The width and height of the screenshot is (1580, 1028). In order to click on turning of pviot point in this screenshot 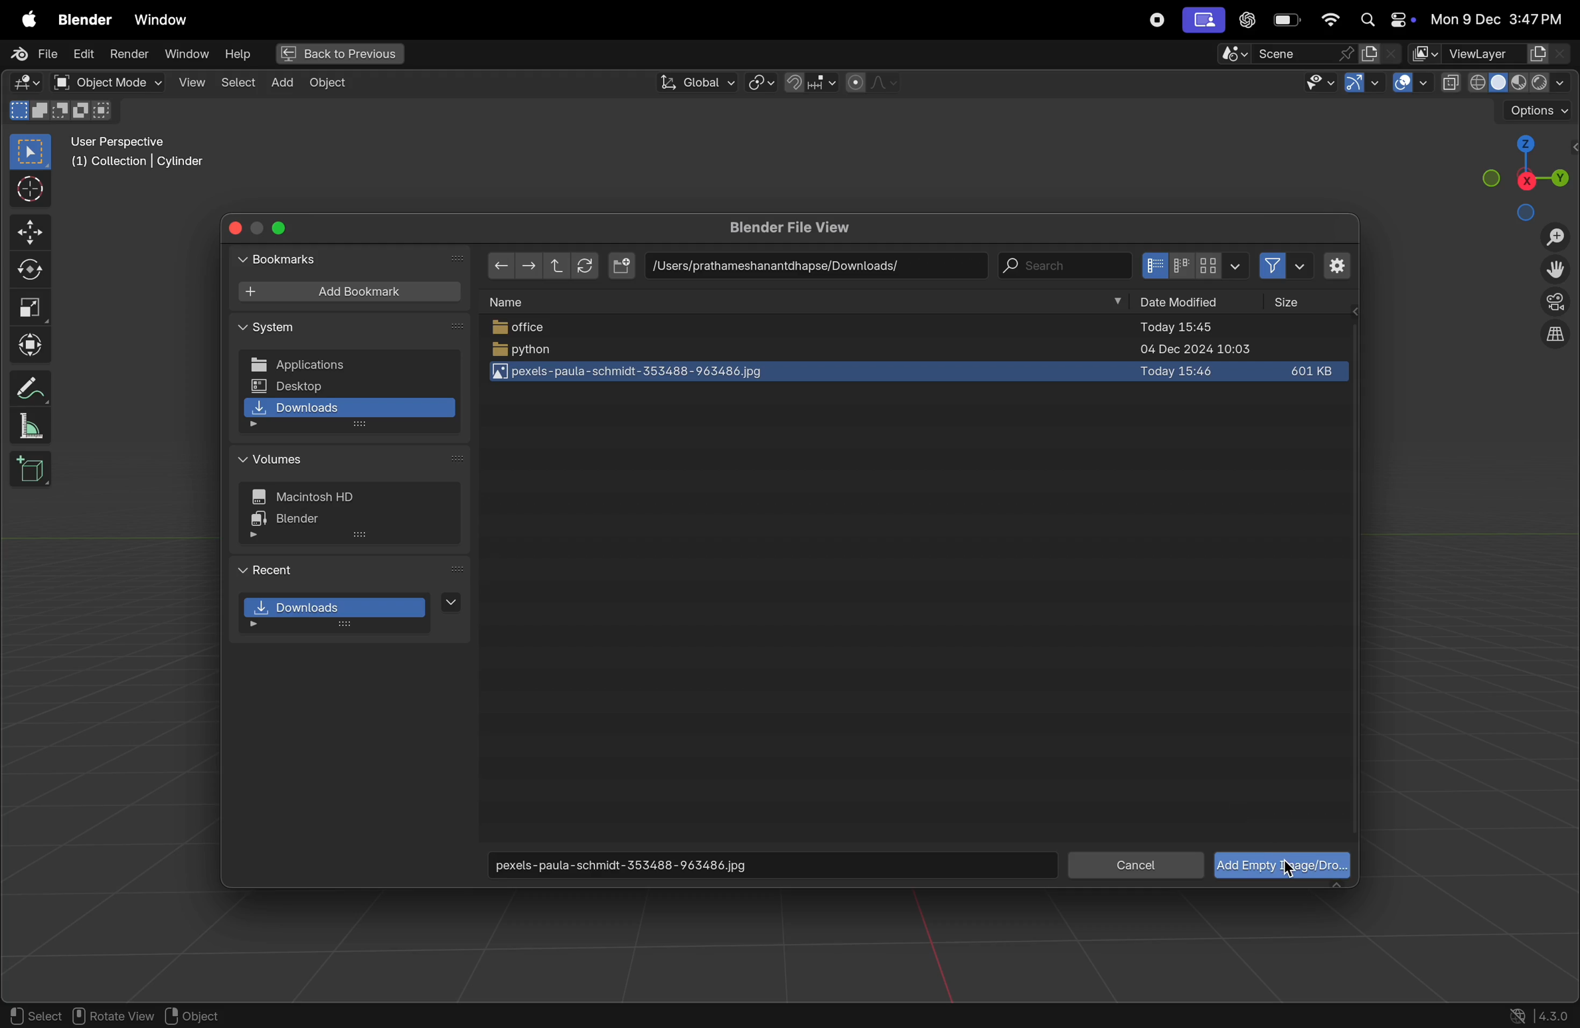, I will do `click(761, 81)`.